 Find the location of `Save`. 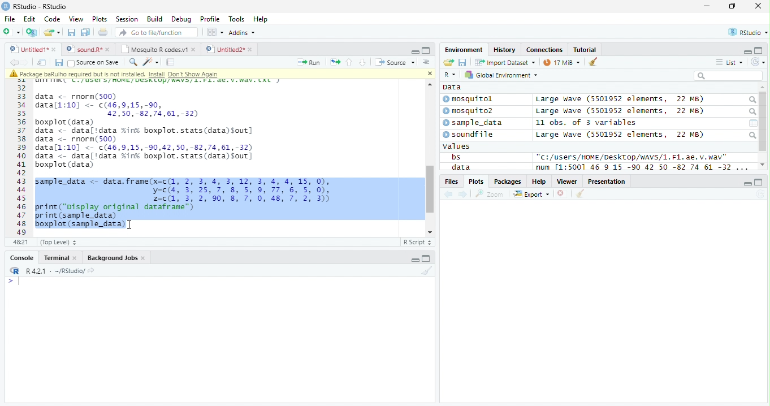

Save is located at coordinates (58, 63).